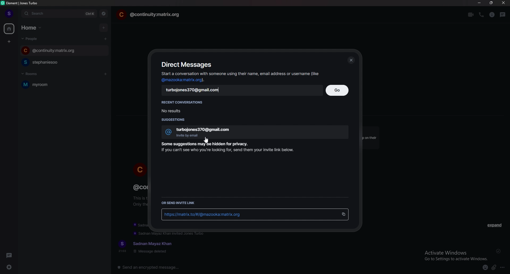 This screenshot has height=274, width=510. What do you see at coordinates (59, 50) in the screenshot?
I see `chat` at bounding box center [59, 50].